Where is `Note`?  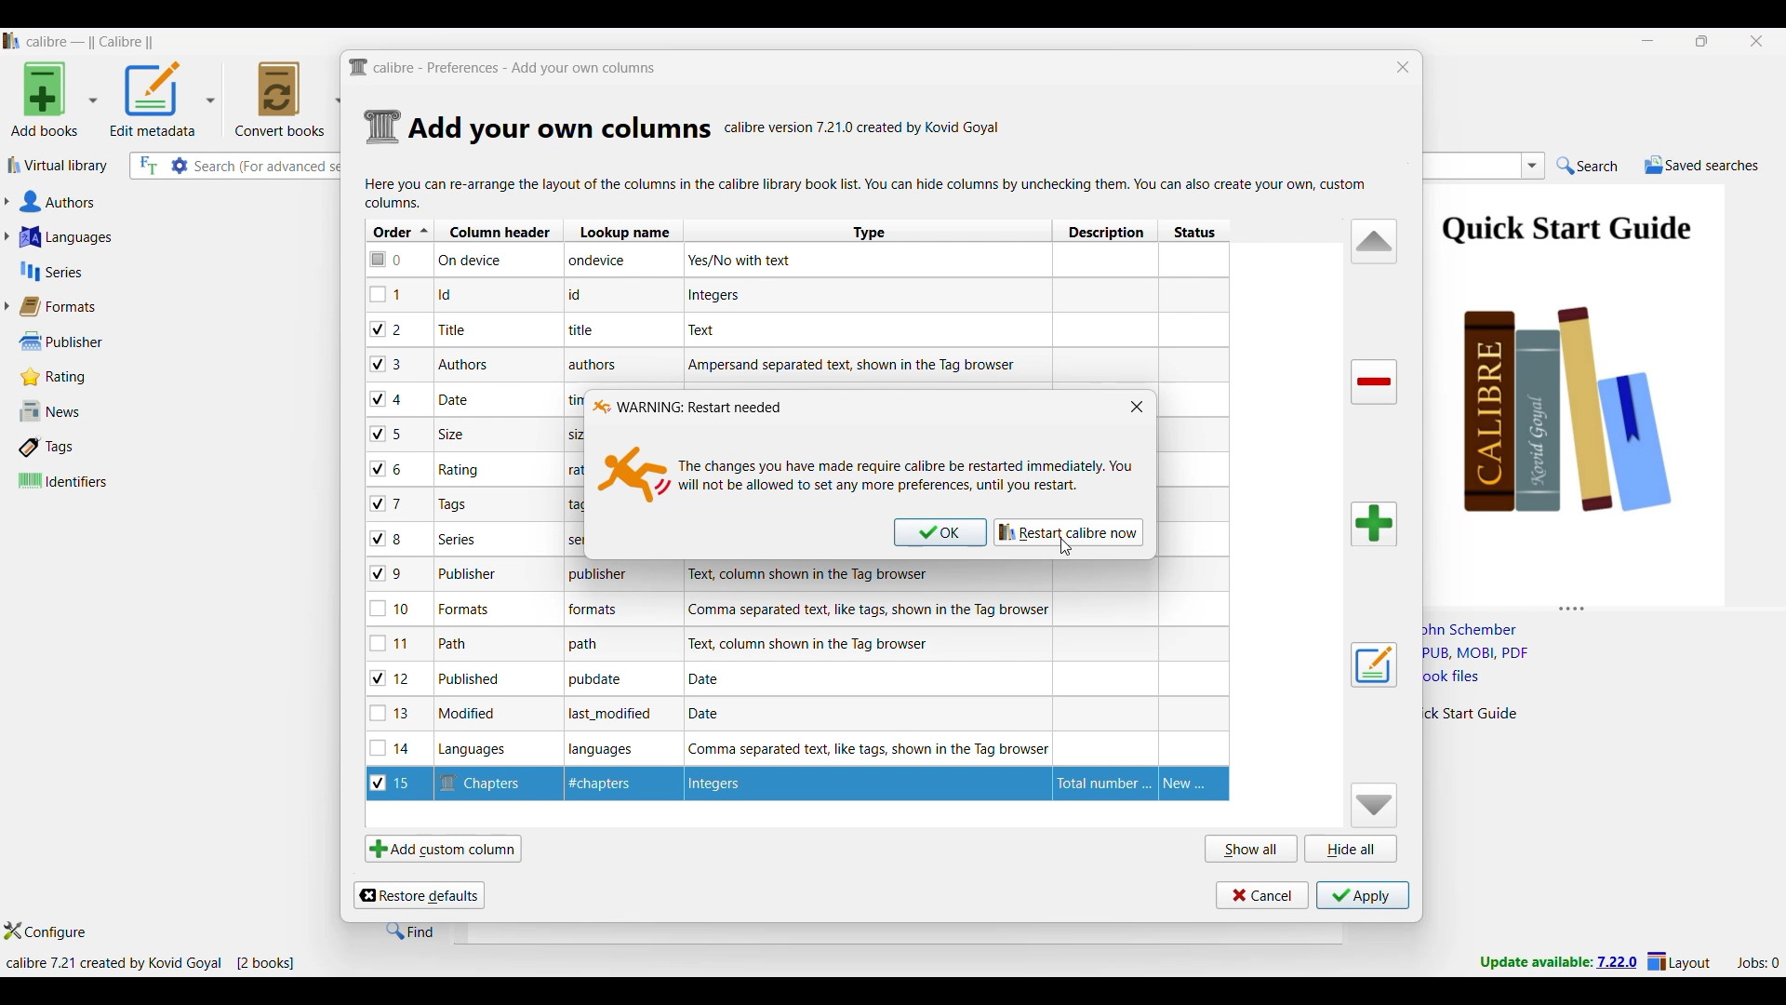
Note is located at coordinates (451, 643).